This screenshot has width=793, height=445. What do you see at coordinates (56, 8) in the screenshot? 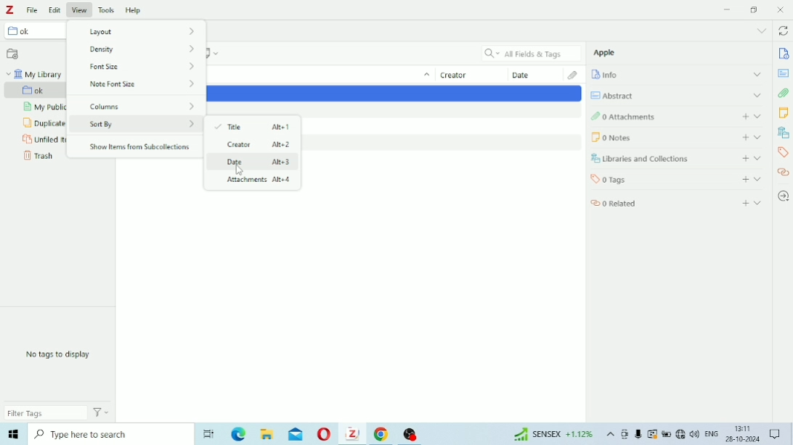
I see `Edit` at bounding box center [56, 8].